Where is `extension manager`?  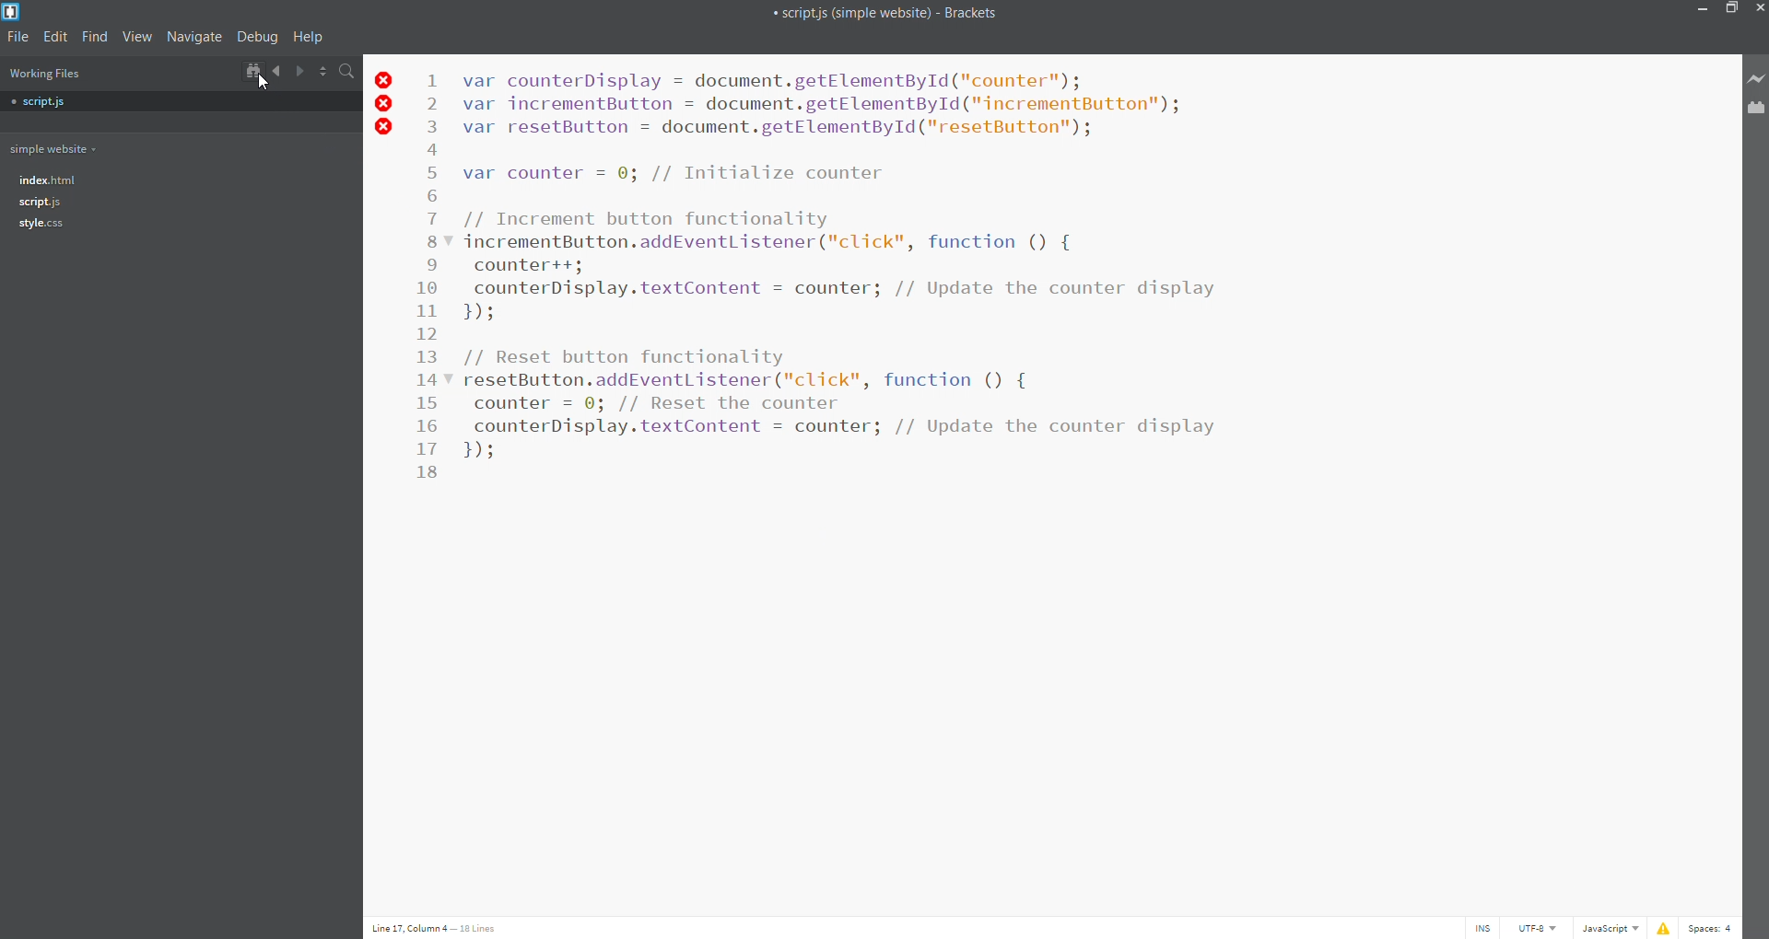 extension manager is located at coordinates (1753, 109).